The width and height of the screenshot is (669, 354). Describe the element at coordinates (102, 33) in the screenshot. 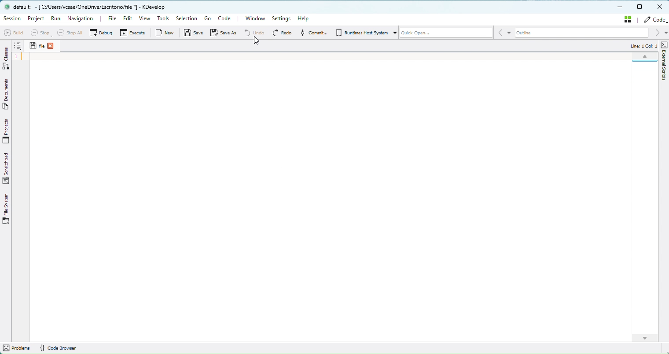

I see `Debug` at that location.